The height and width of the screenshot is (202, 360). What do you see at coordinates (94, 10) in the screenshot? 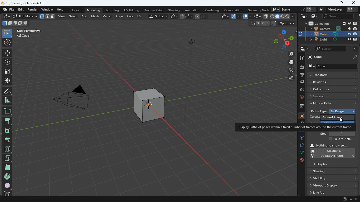
I see `modeling` at bounding box center [94, 10].